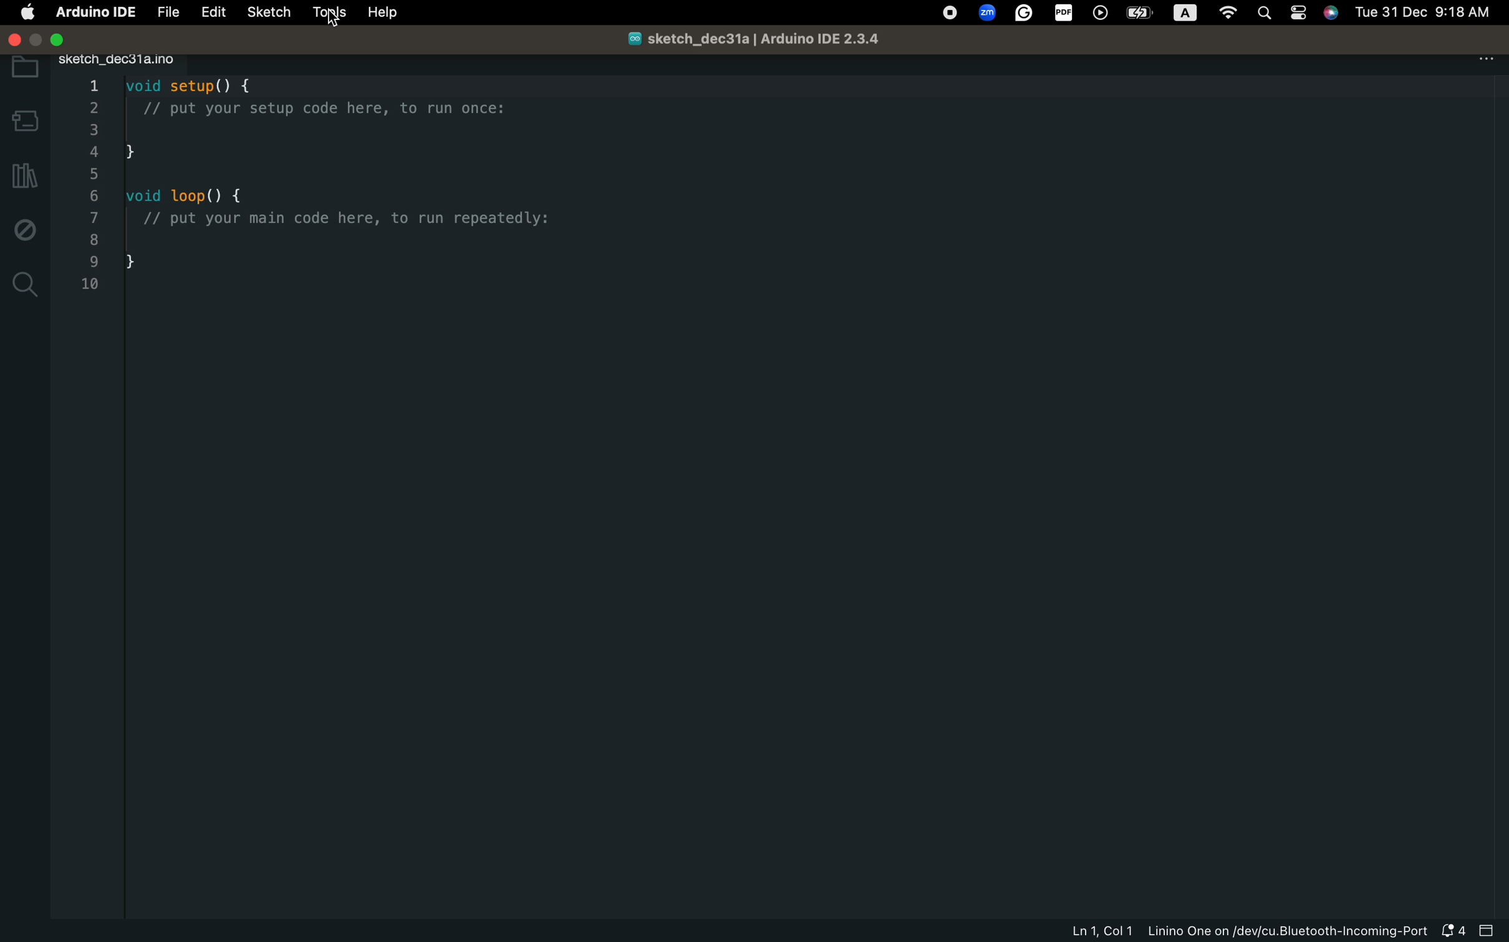 This screenshot has width=1509, height=942. Describe the element at coordinates (1064, 14) in the screenshot. I see `pdf extension` at that location.